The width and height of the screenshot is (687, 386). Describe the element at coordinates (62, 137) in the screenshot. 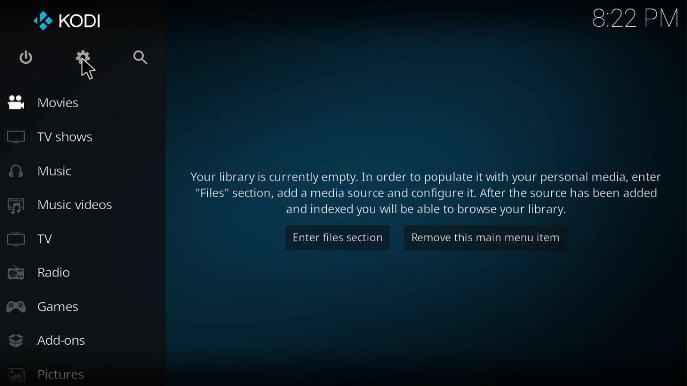

I see `tv shows` at that location.